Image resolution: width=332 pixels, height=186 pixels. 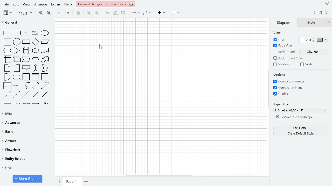 What do you see at coordinates (26, 122) in the screenshot?
I see `advanced` at bounding box center [26, 122].